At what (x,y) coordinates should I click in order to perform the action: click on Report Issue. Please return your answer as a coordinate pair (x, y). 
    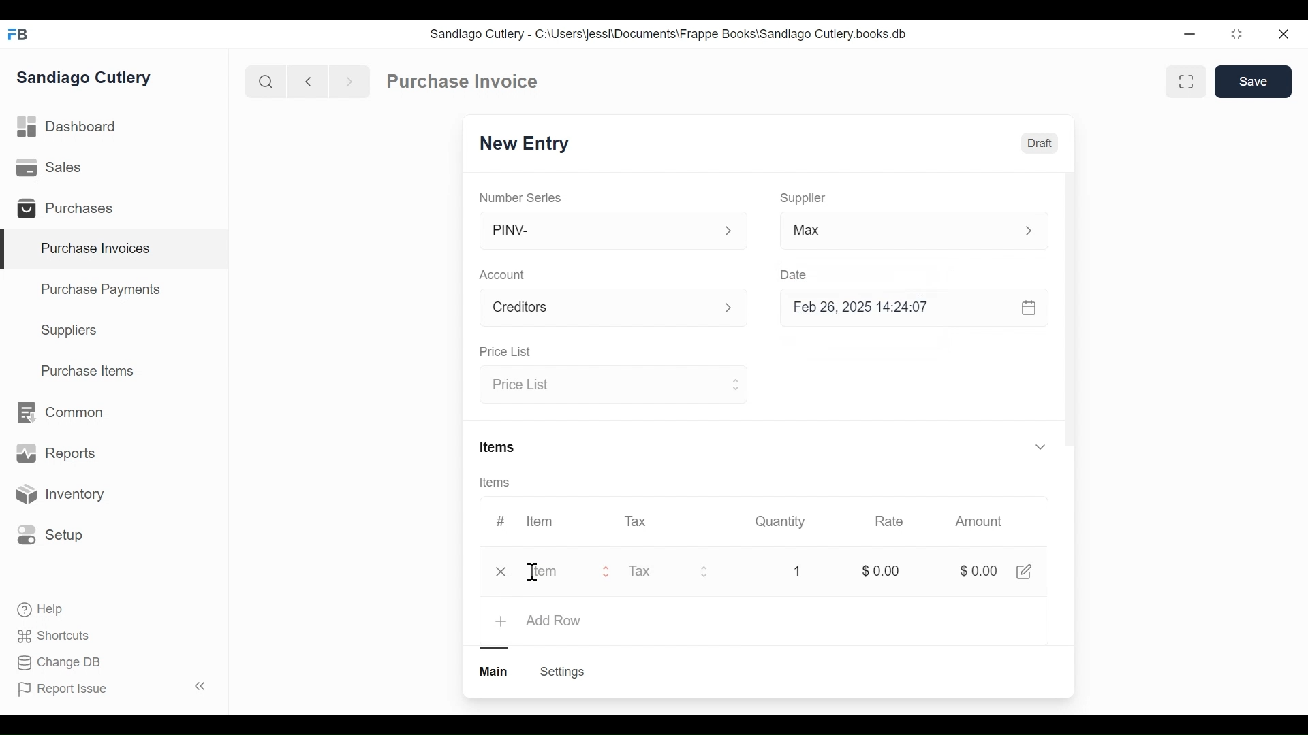
    Looking at the image, I should click on (111, 688).